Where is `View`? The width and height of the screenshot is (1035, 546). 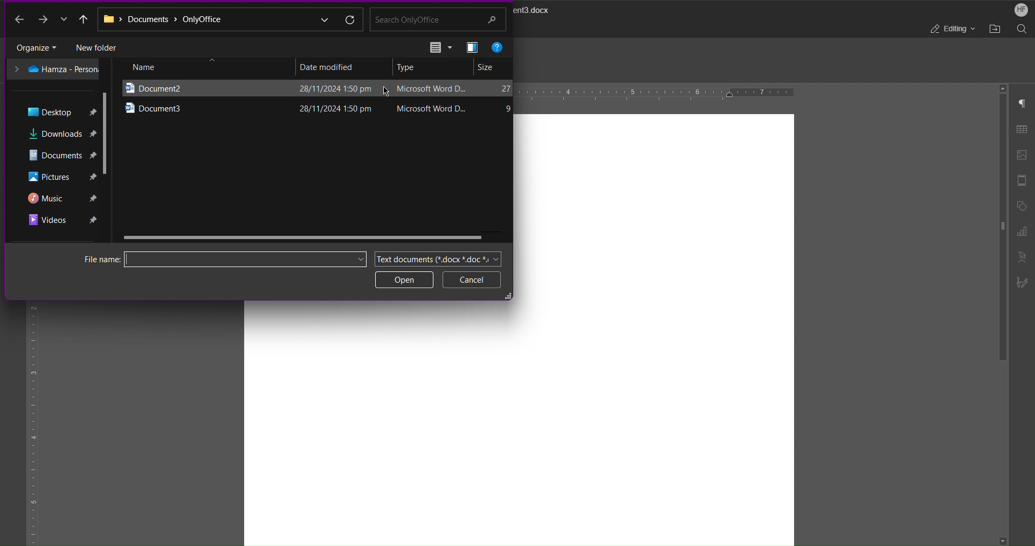 View is located at coordinates (472, 47).